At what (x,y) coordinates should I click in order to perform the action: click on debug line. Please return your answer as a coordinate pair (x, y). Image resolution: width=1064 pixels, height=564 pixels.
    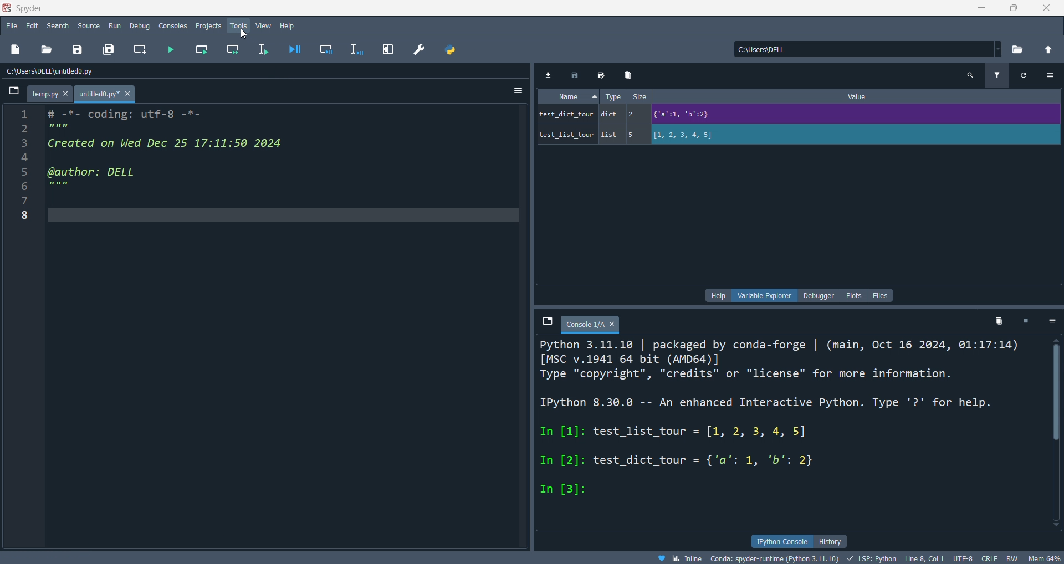
    Looking at the image, I should click on (355, 49).